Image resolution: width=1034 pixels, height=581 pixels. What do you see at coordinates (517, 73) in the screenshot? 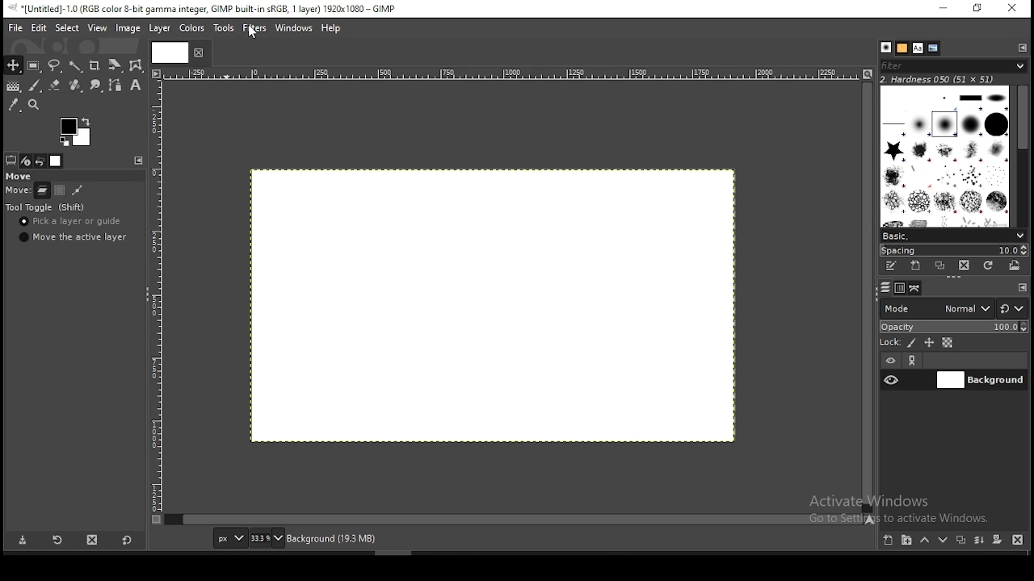
I see `horizontal scale` at bounding box center [517, 73].